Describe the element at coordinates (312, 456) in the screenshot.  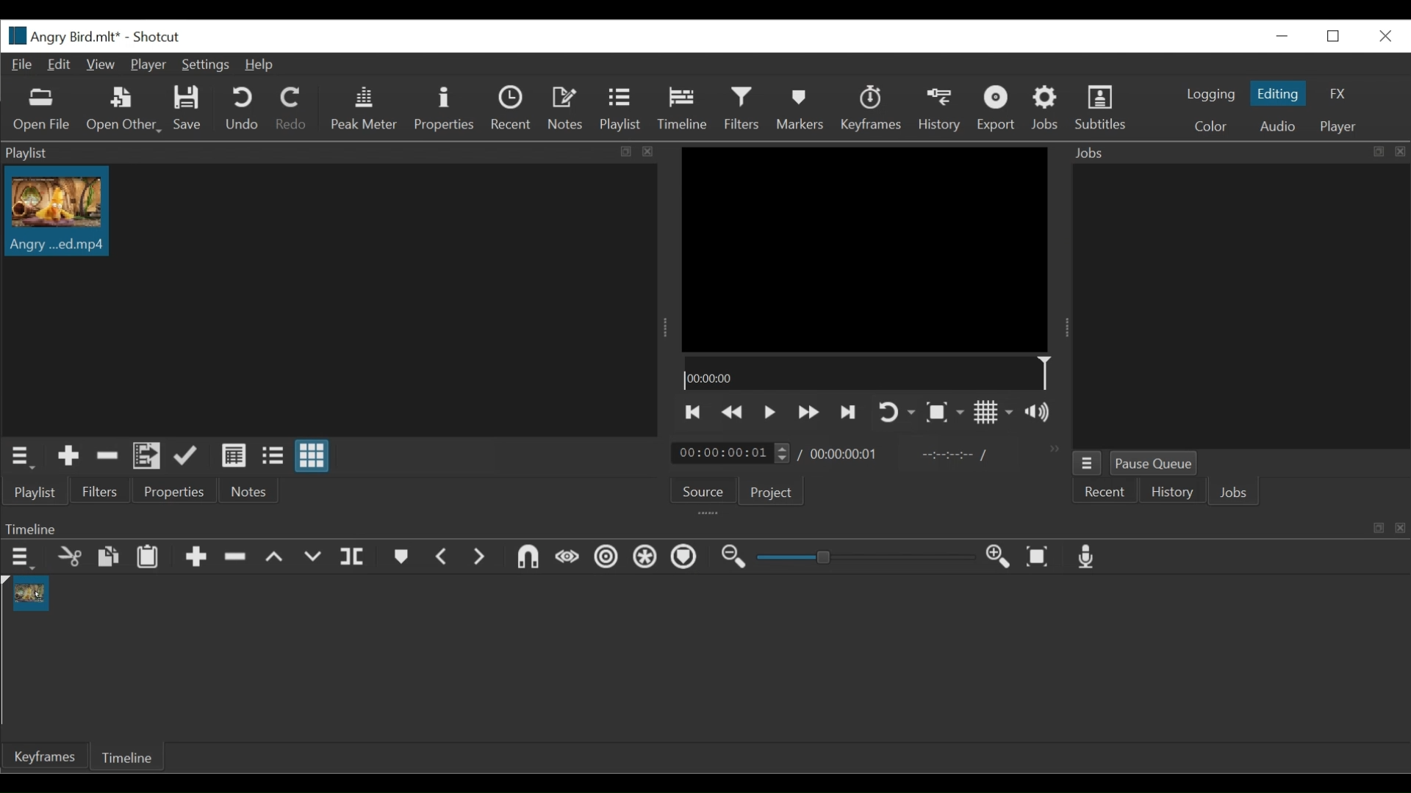
I see `View as icon` at that location.